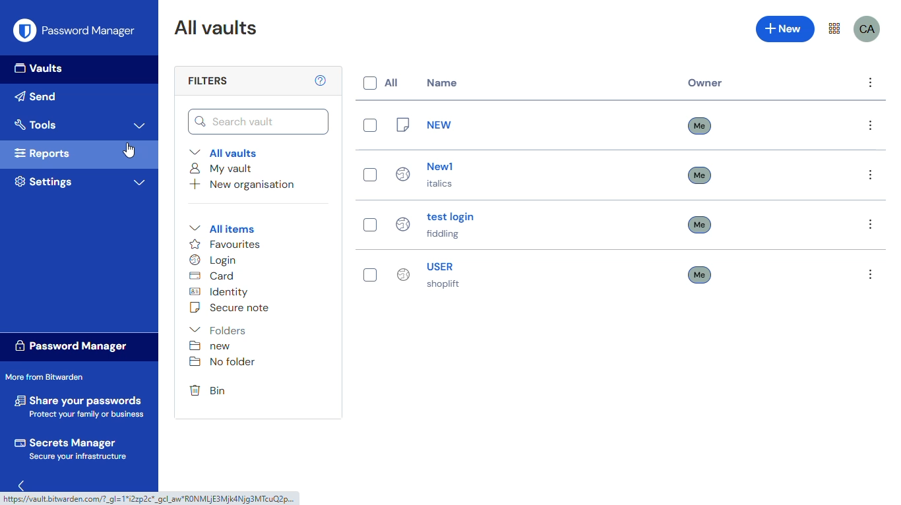  I want to click on owner, so click(704, 83).